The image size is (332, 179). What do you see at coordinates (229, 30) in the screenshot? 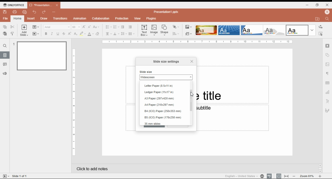
I see `slide them option` at bounding box center [229, 30].